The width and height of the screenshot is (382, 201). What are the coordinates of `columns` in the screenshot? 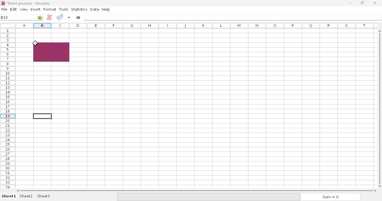 It's located at (197, 25).